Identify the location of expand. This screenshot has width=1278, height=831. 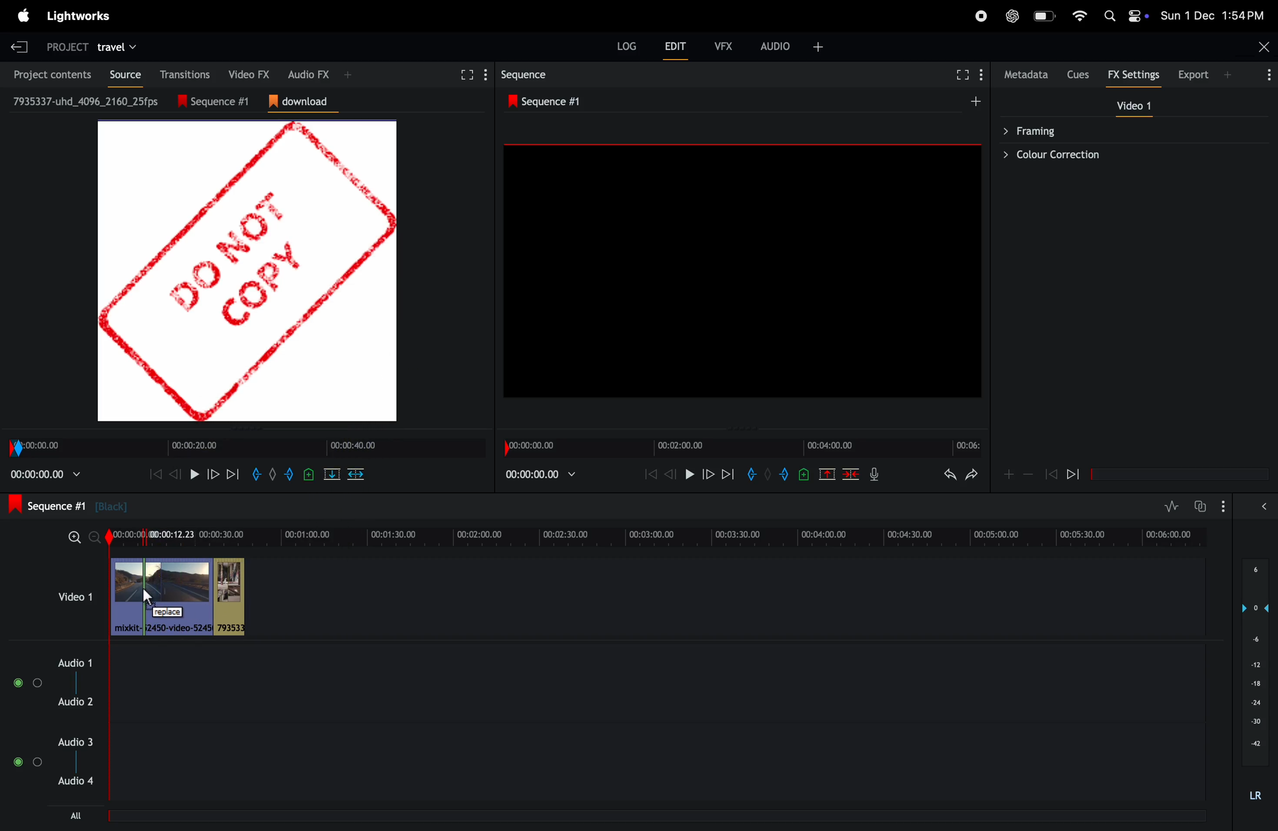
(1264, 506).